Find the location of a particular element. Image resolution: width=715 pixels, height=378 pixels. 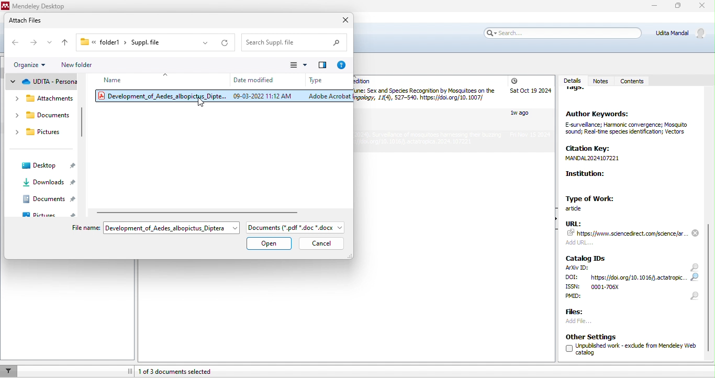

ArXiv ID is located at coordinates (577, 268).